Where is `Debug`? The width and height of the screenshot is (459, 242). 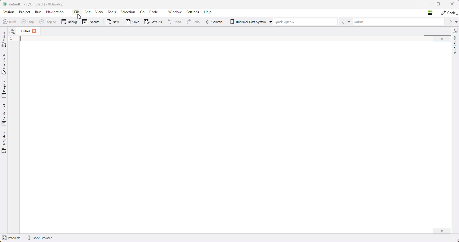 Debug is located at coordinates (71, 22).